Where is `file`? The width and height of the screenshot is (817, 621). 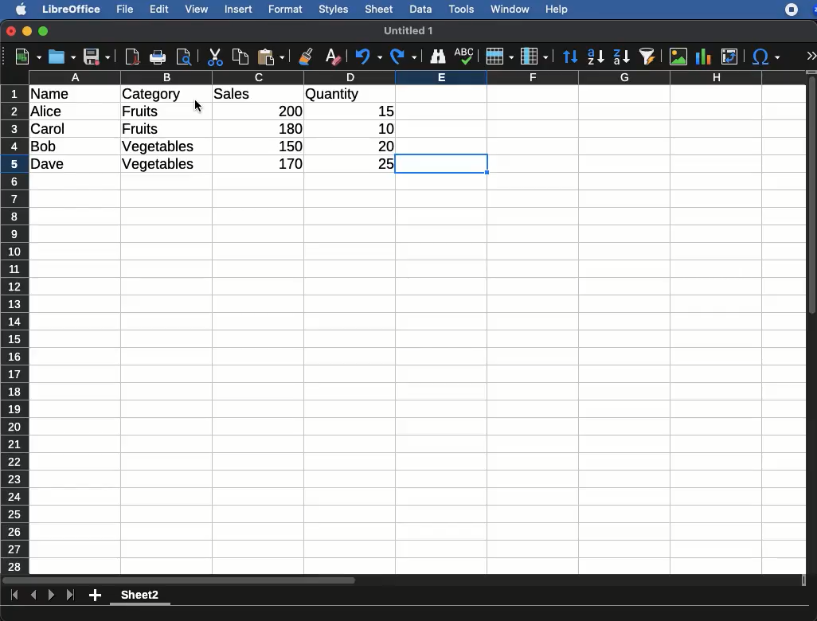
file is located at coordinates (123, 10).